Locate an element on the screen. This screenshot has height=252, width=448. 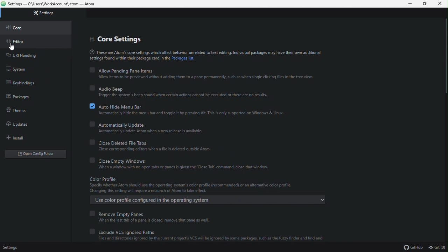
When the last tab of a pane is closed, remove that pane as well. is located at coordinates (161, 221).